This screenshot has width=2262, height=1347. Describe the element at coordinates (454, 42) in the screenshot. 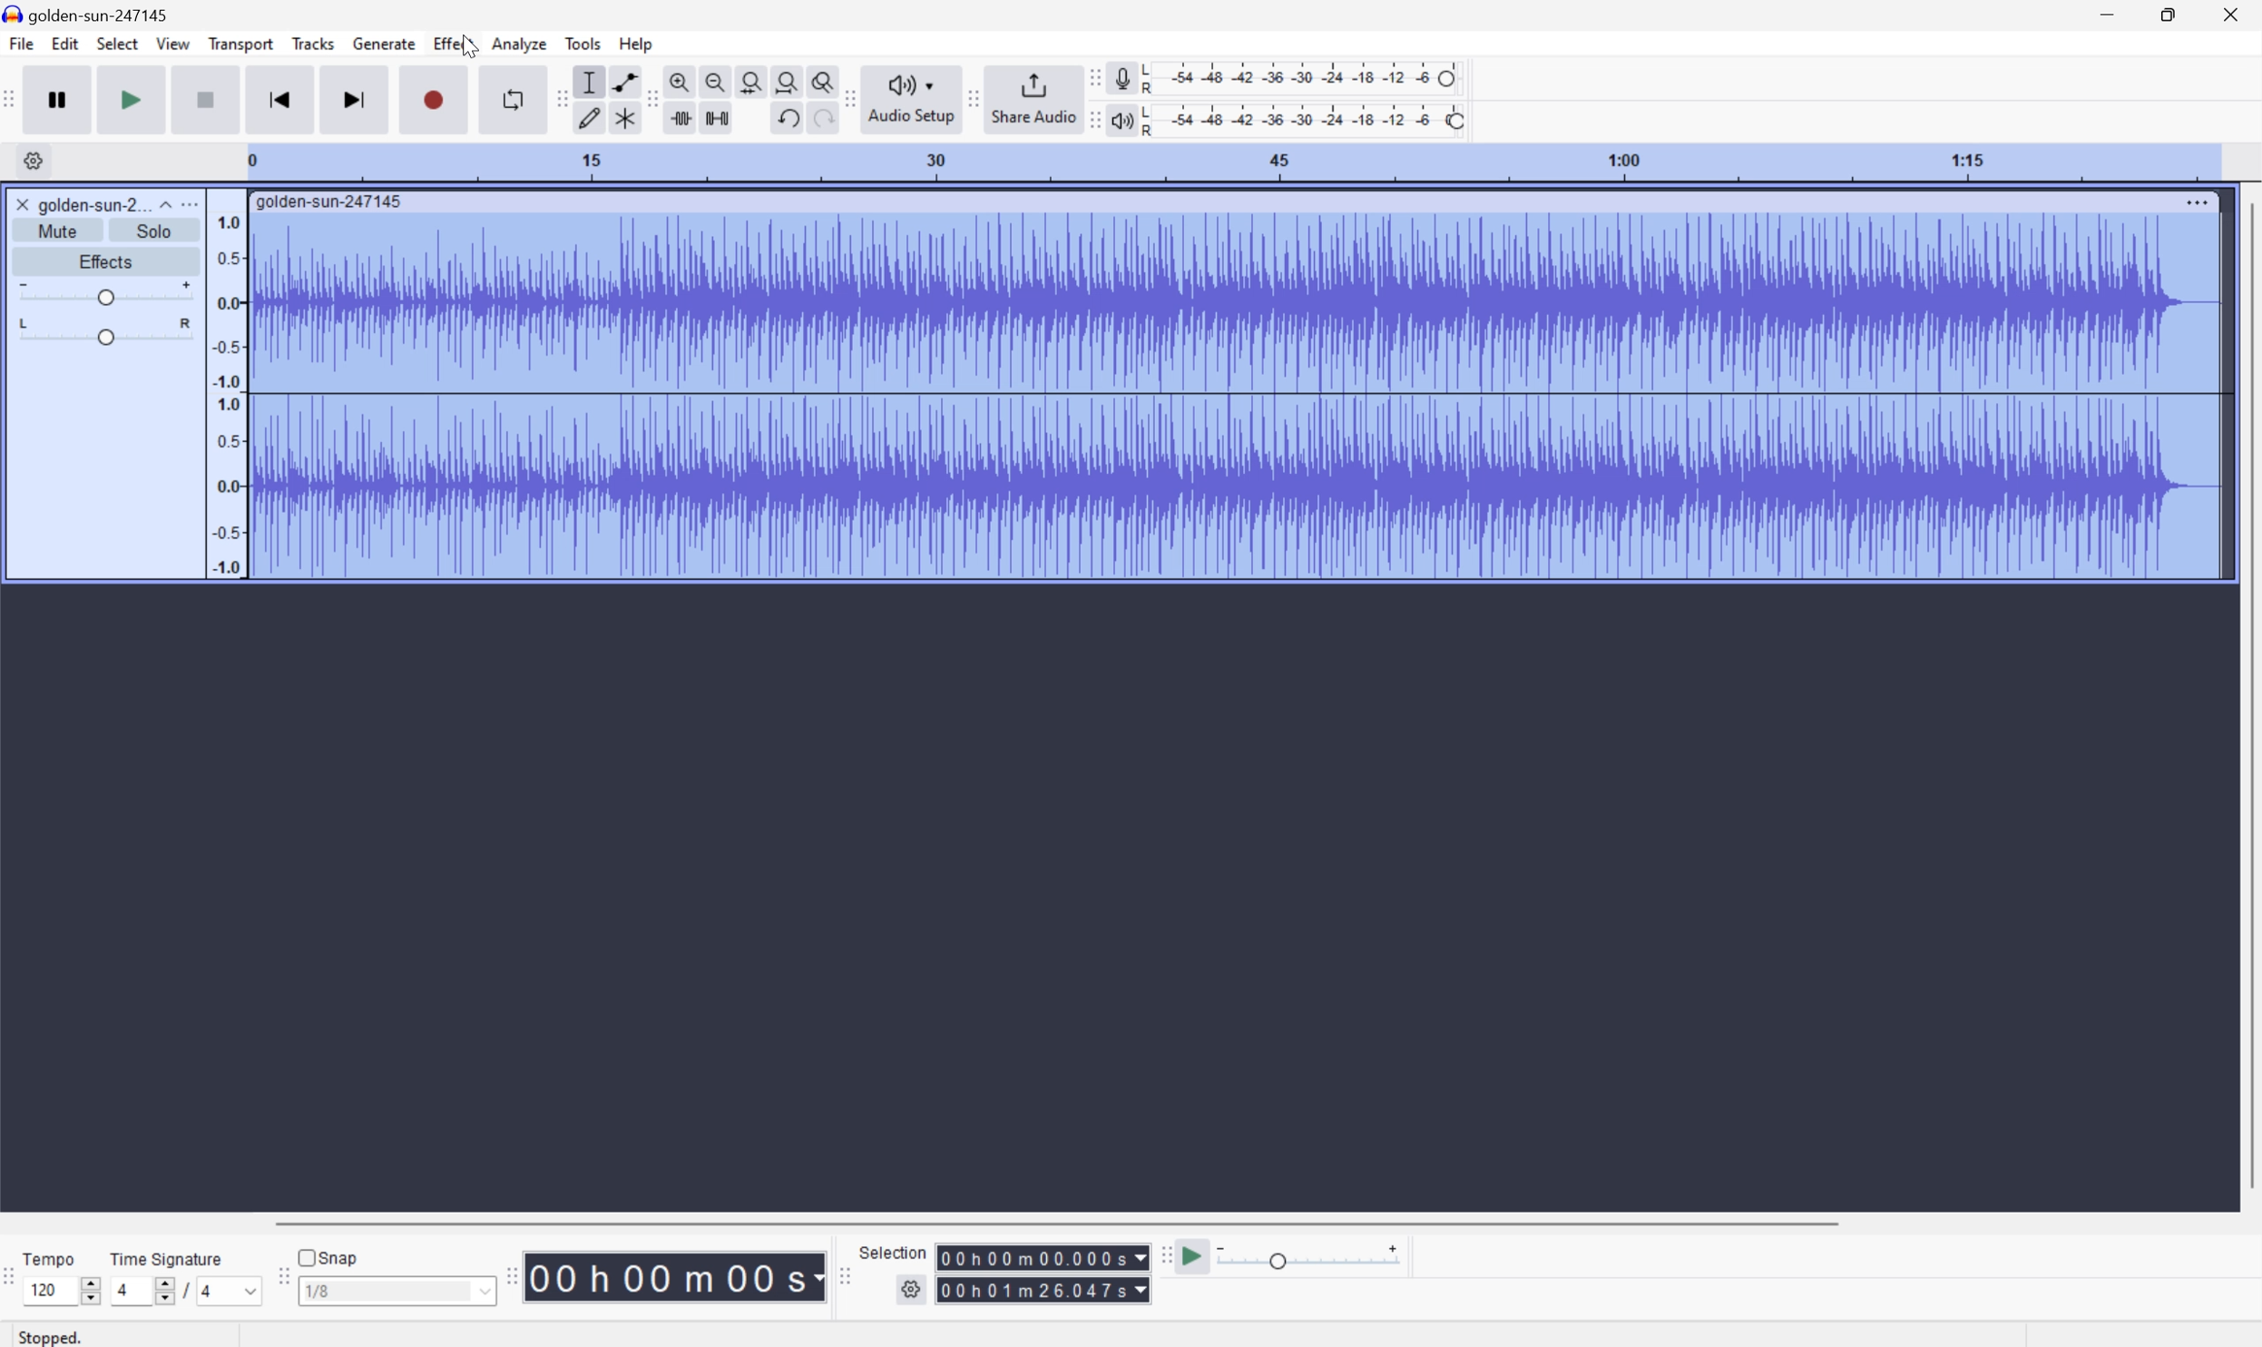

I see `Effect` at that location.